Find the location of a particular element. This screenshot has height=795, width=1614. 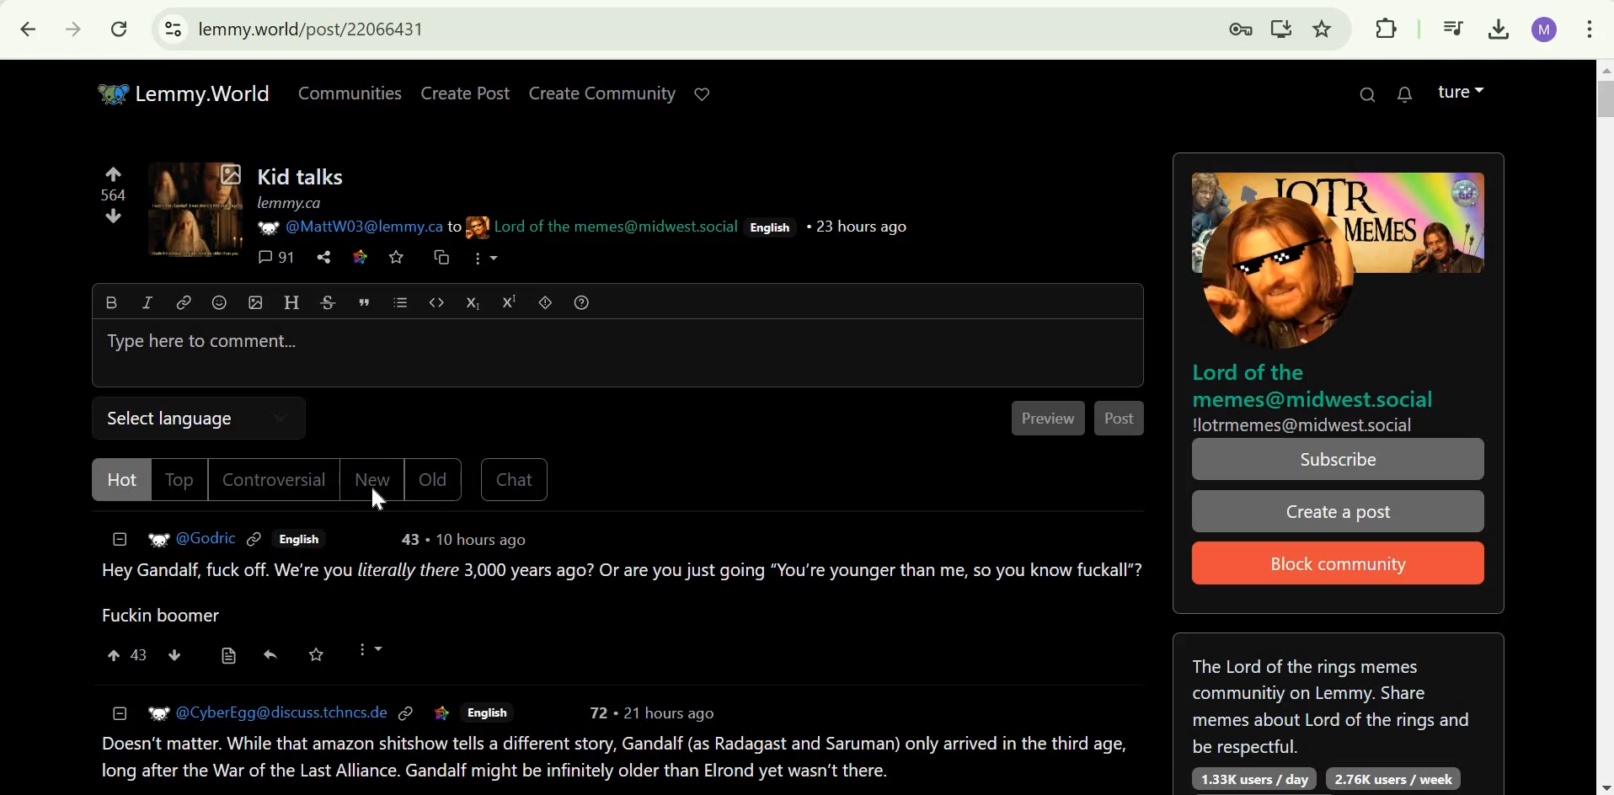

Type here to comment... is located at coordinates (204, 342).